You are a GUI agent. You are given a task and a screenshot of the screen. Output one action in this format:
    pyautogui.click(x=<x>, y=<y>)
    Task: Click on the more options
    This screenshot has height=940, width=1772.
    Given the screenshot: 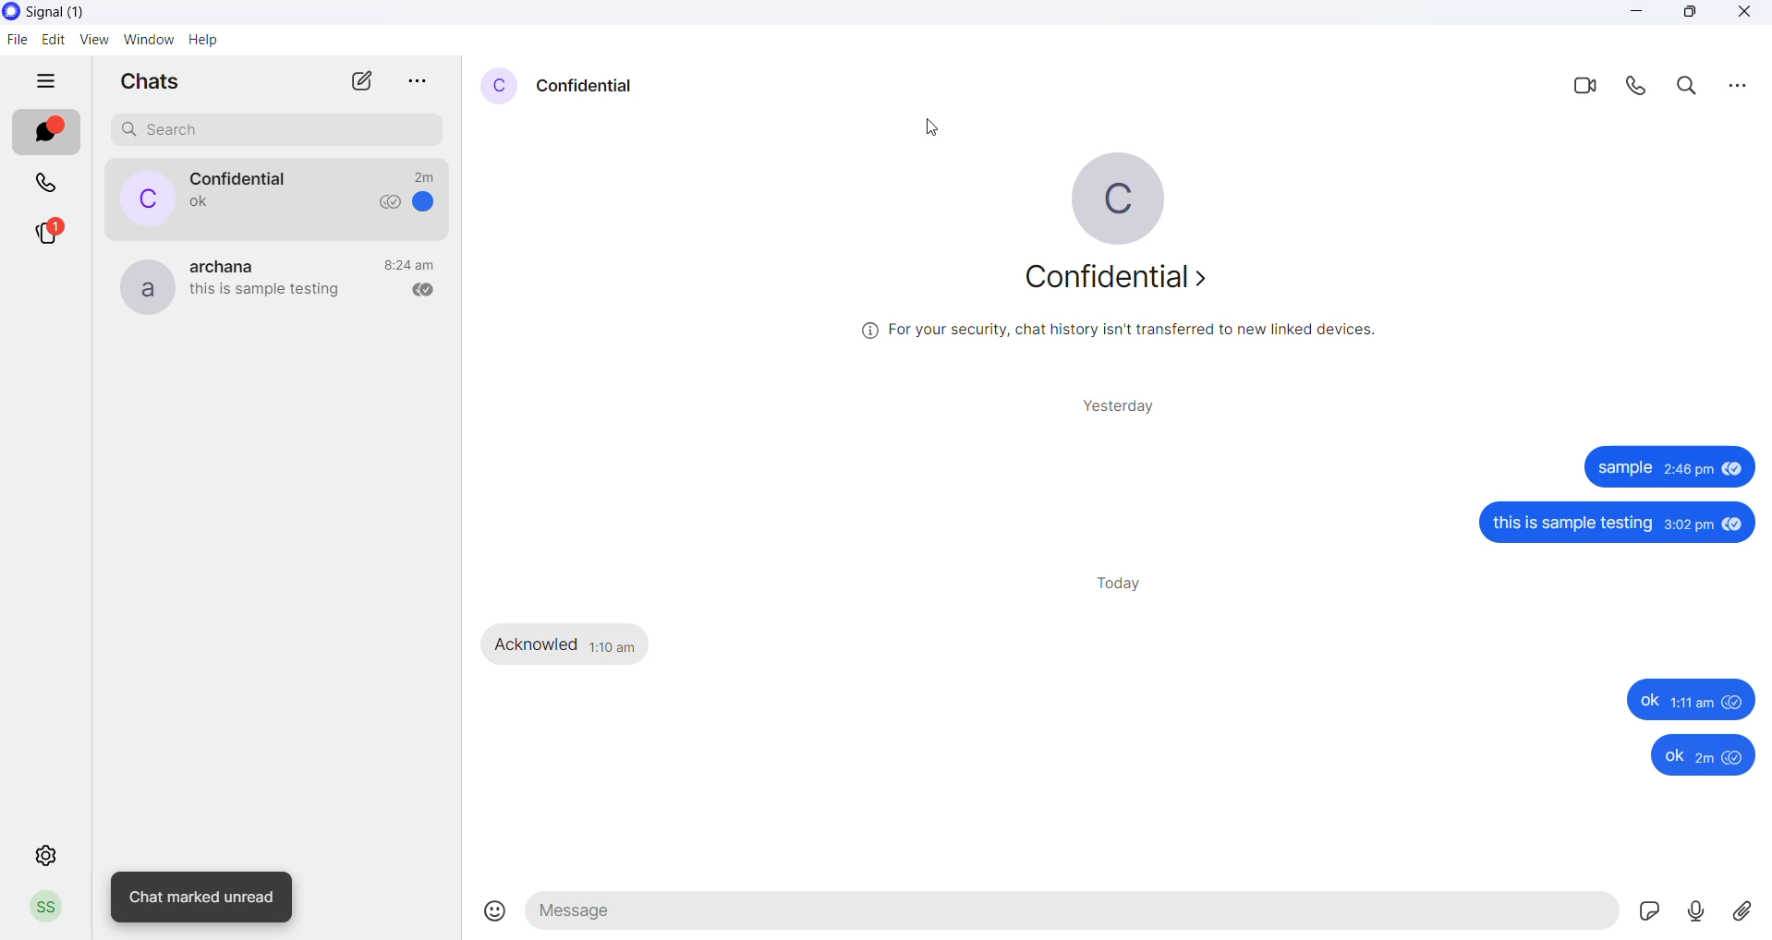 What is the action you would take?
    pyautogui.click(x=410, y=82)
    